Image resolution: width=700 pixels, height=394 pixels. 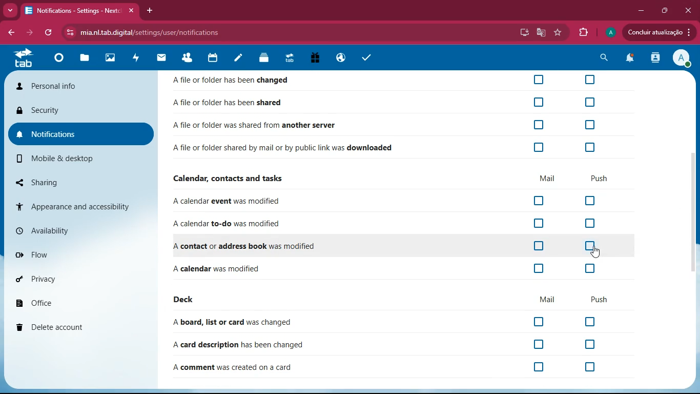 What do you see at coordinates (590, 147) in the screenshot?
I see `off` at bounding box center [590, 147].